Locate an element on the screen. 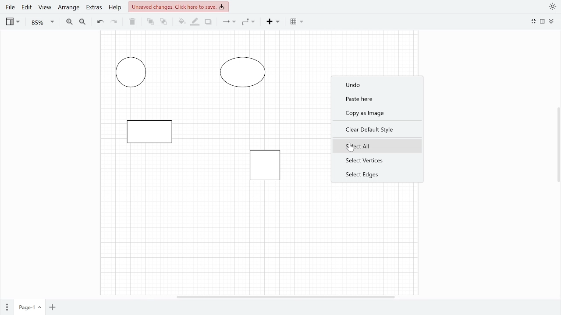  To back is located at coordinates (163, 21).